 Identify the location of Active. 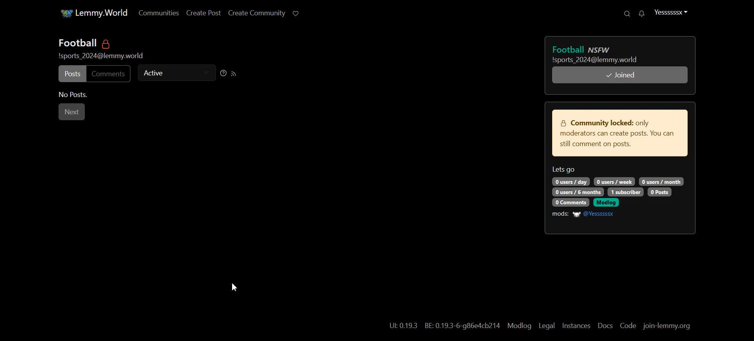
(176, 72).